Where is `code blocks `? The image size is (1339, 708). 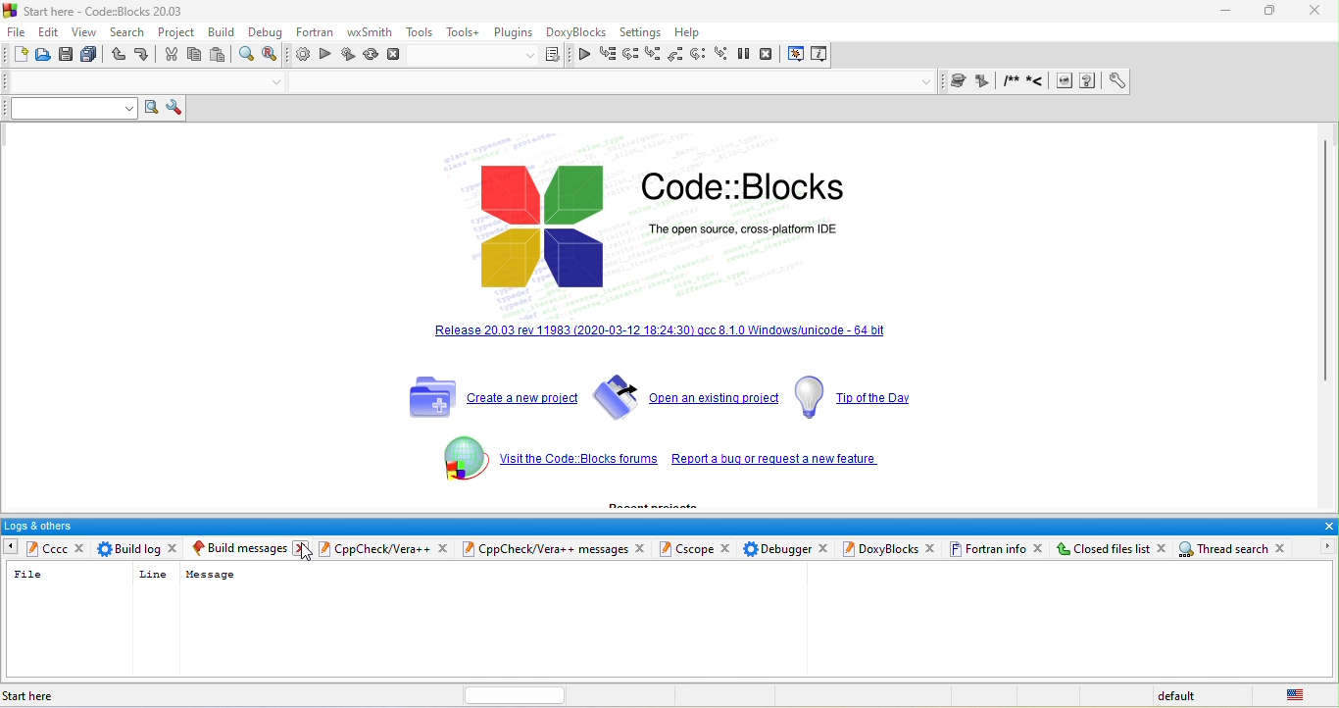
code blocks  is located at coordinates (743, 187).